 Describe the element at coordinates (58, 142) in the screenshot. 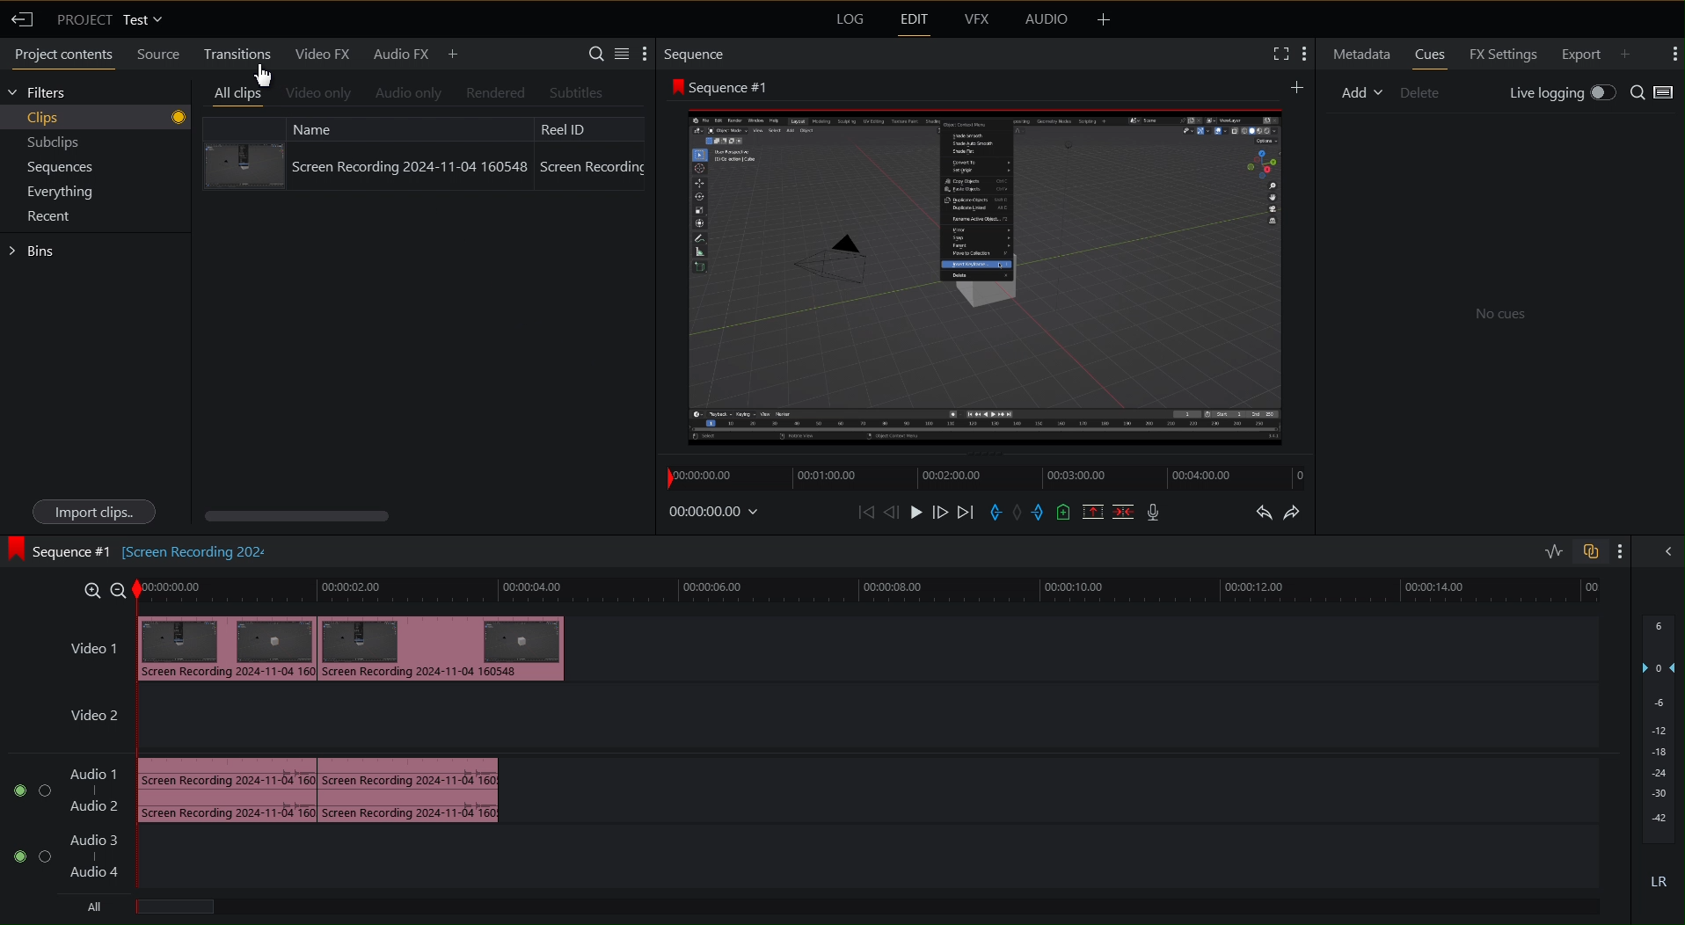

I see `Subclips` at that location.